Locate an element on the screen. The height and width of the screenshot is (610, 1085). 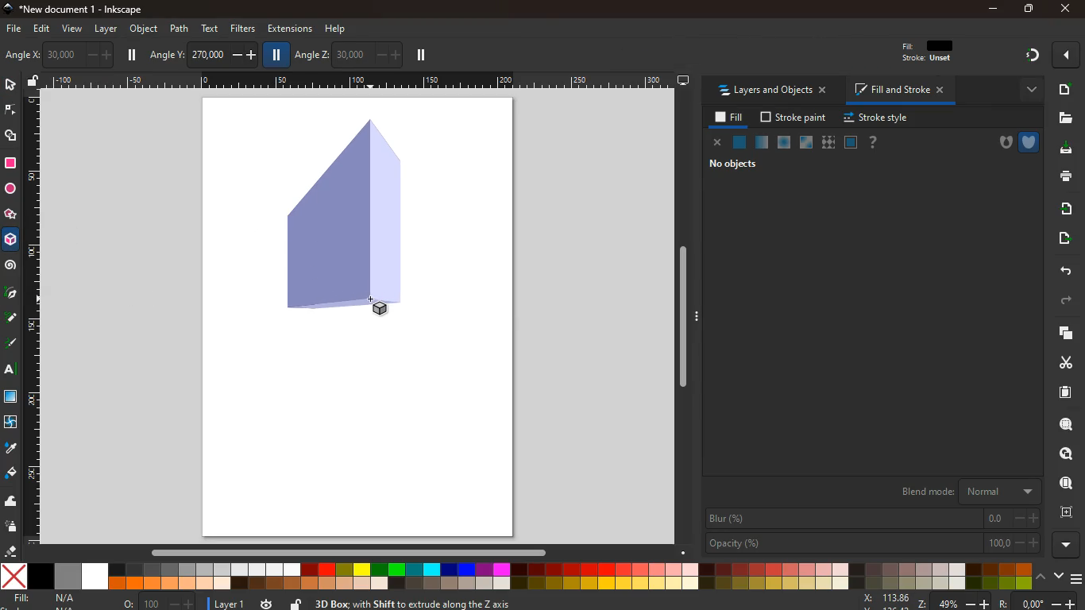
ice is located at coordinates (782, 142).